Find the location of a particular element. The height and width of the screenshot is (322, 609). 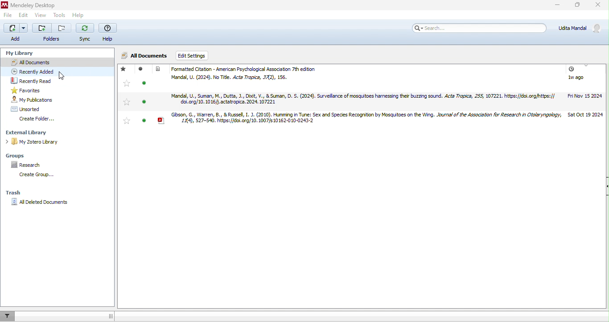

ropdown is located at coordinates (586, 68).